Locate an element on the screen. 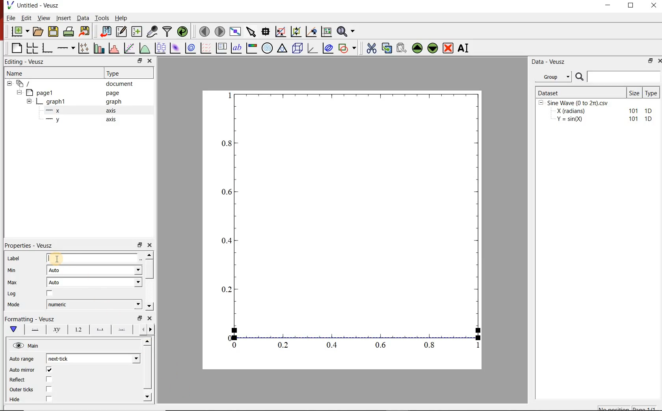 This screenshot has height=411, width=662. plot key is located at coordinates (222, 48).